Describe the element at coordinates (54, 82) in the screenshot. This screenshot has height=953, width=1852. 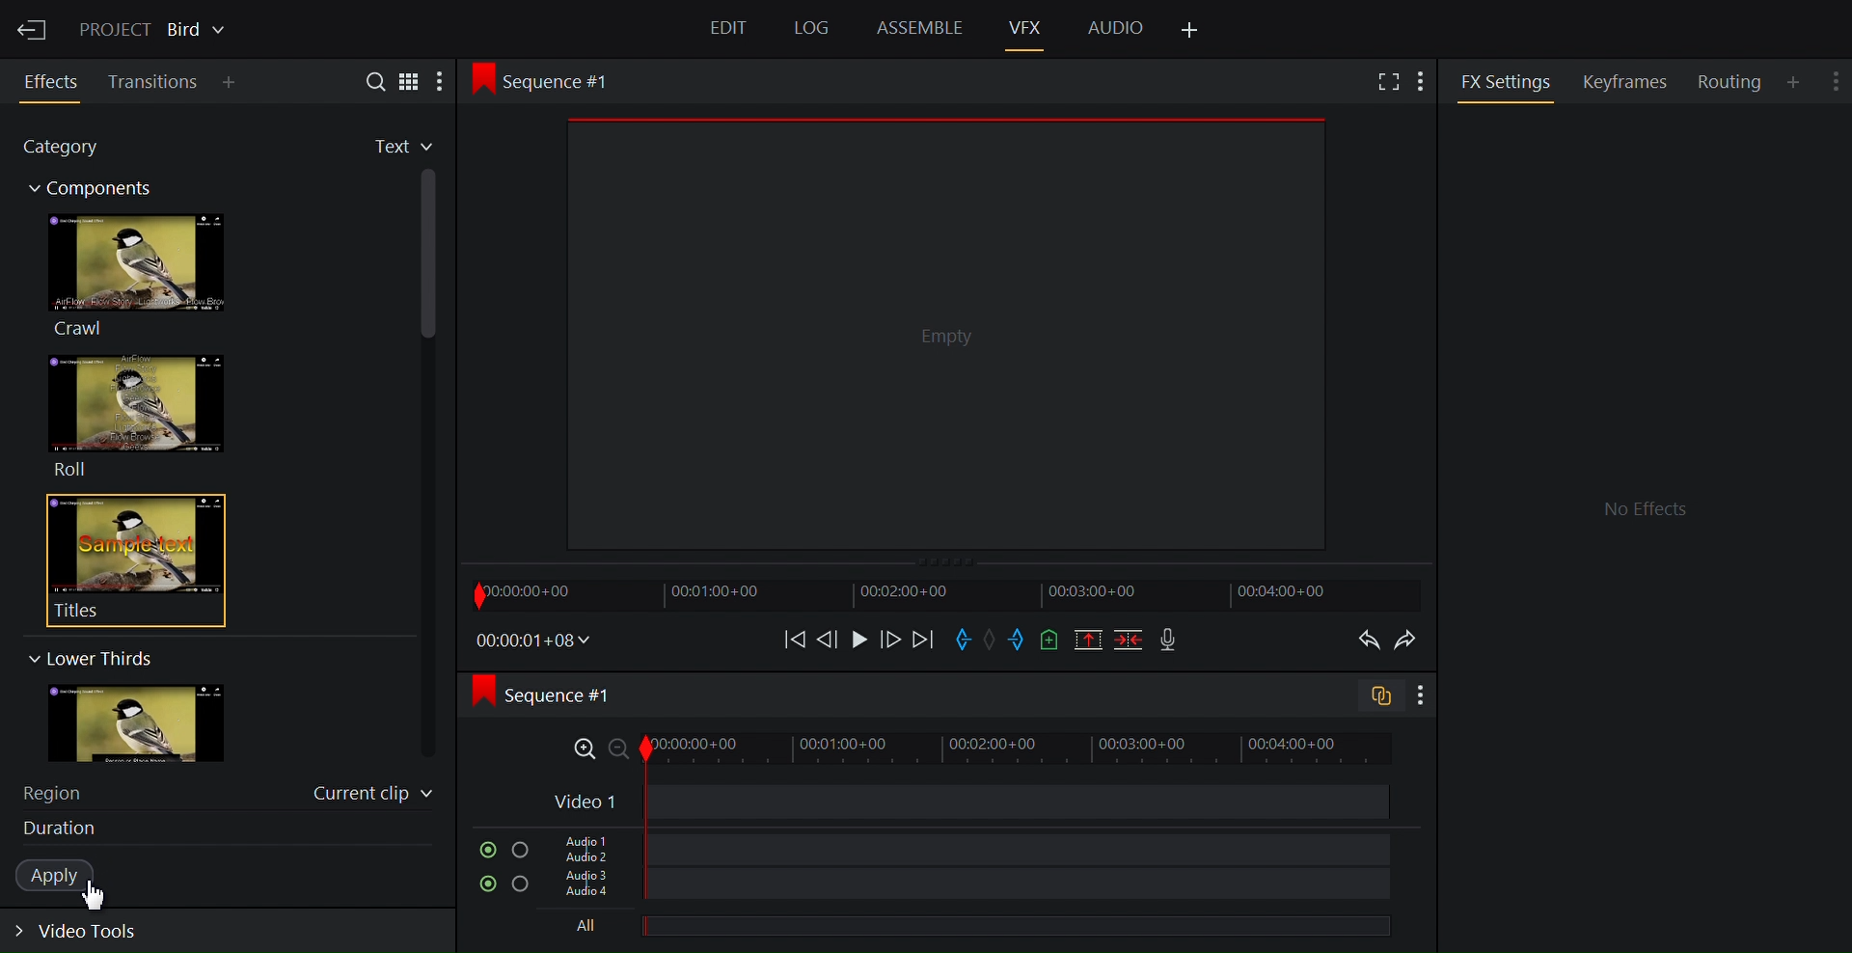
I see `Effects` at that location.